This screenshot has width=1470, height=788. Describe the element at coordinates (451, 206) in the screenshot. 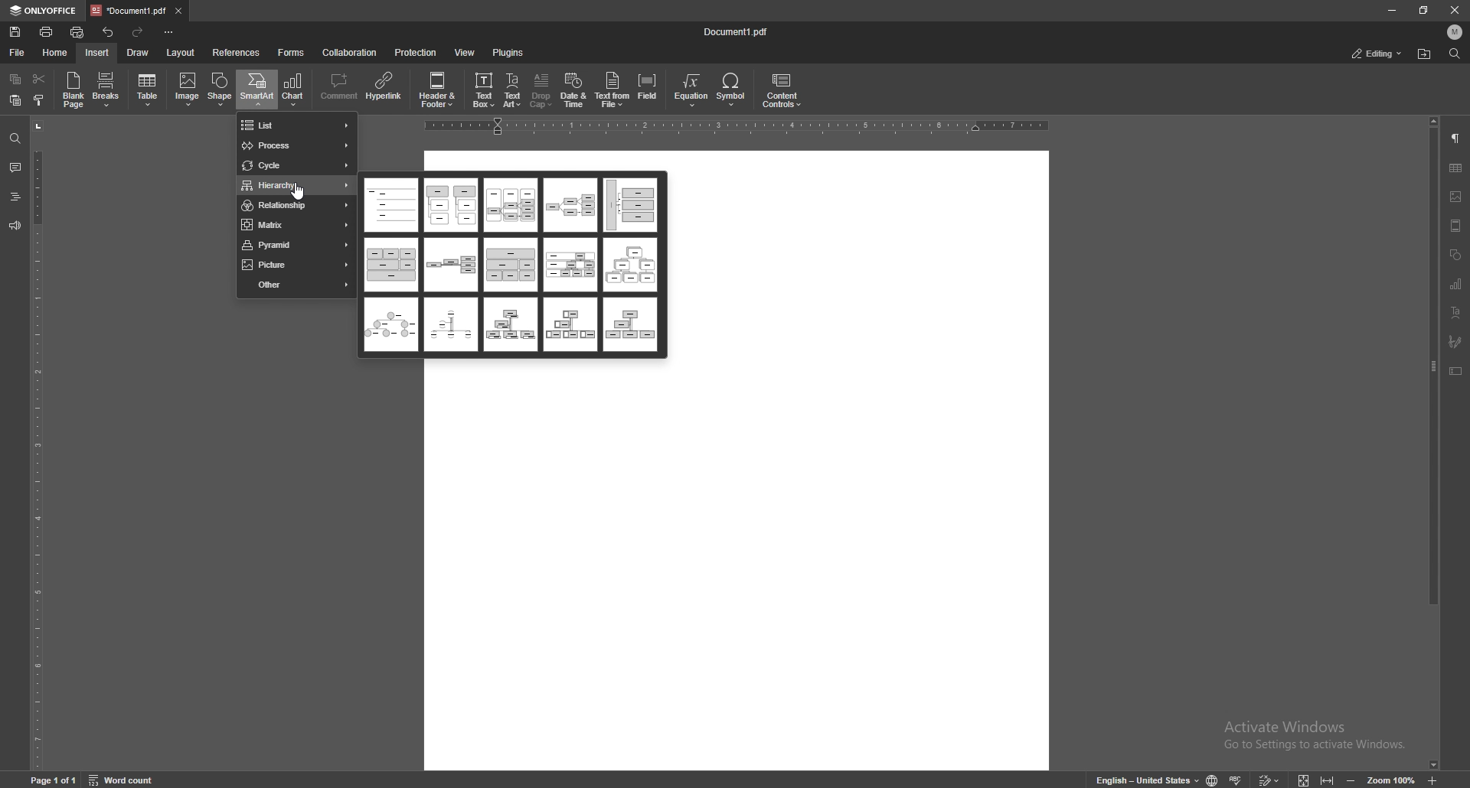

I see `hierarchy smart art` at that location.